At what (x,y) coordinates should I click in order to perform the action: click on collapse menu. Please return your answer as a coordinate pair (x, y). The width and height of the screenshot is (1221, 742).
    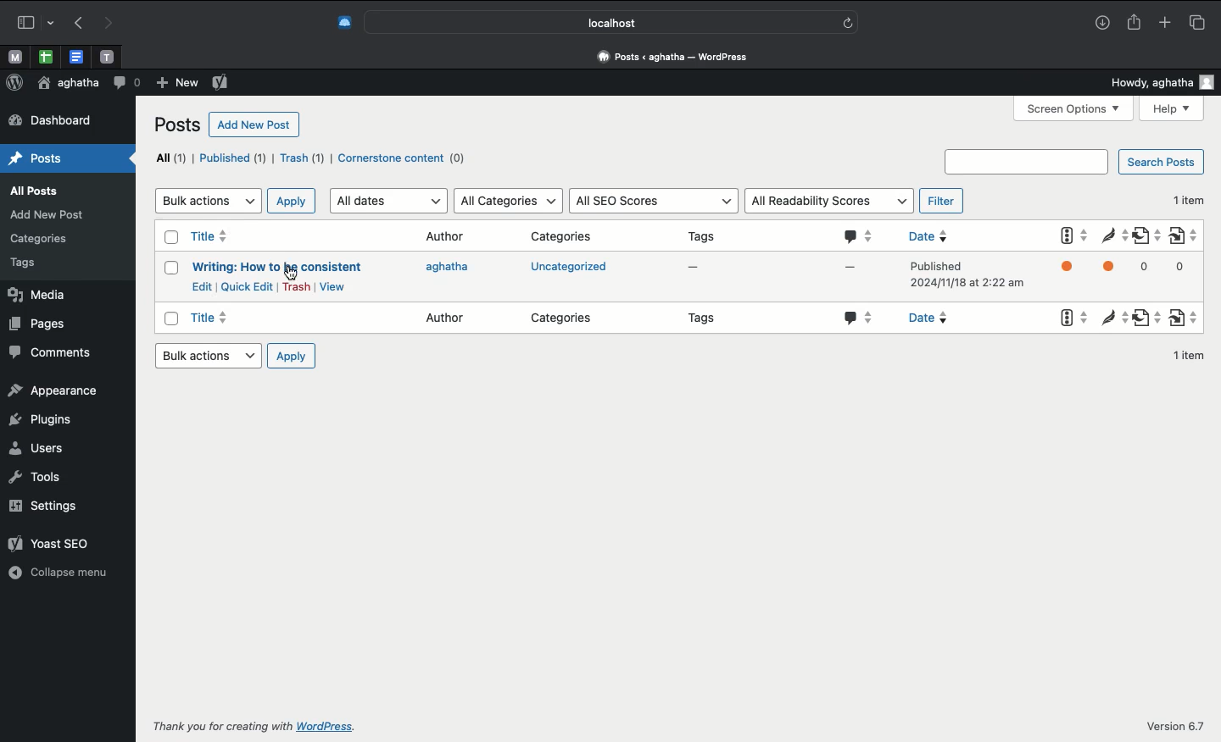
    Looking at the image, I should click on (60, 572).